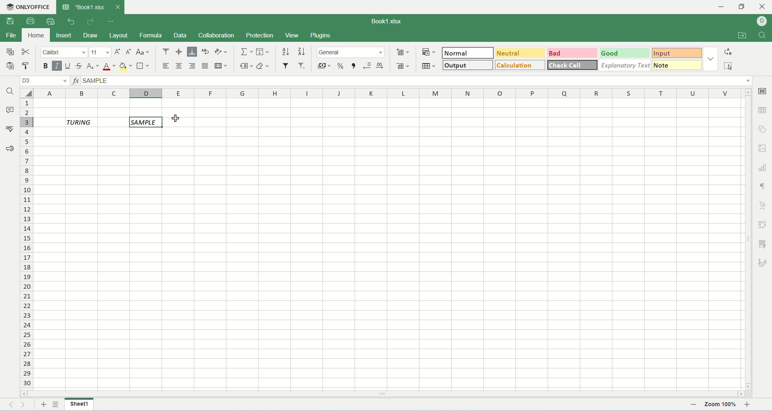 This screenshot has height=411, width=772. What do you see at coordinates (220, 66) in the screenshot?
I see `merge and center` at bounding box center [220, 66].